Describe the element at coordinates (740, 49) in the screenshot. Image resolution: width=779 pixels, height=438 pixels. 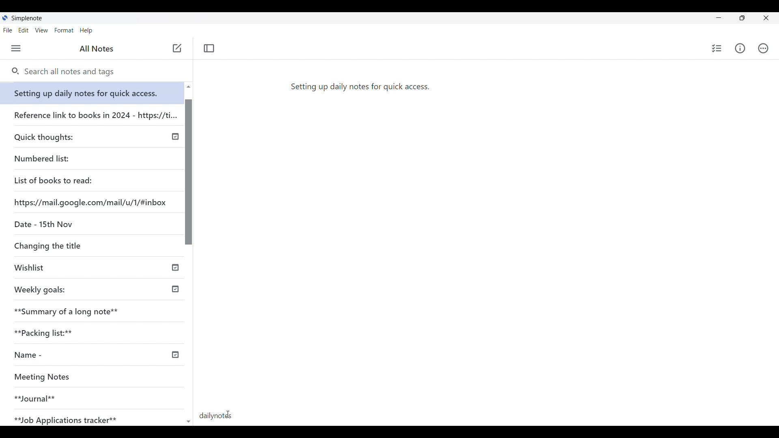
I see `Info` at that location.